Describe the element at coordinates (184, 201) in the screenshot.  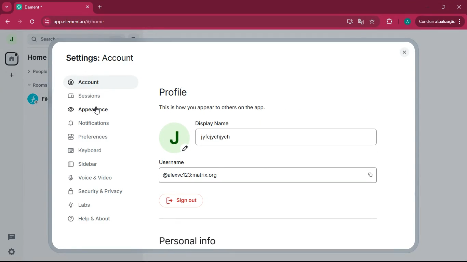
I see `sign out` at that location.